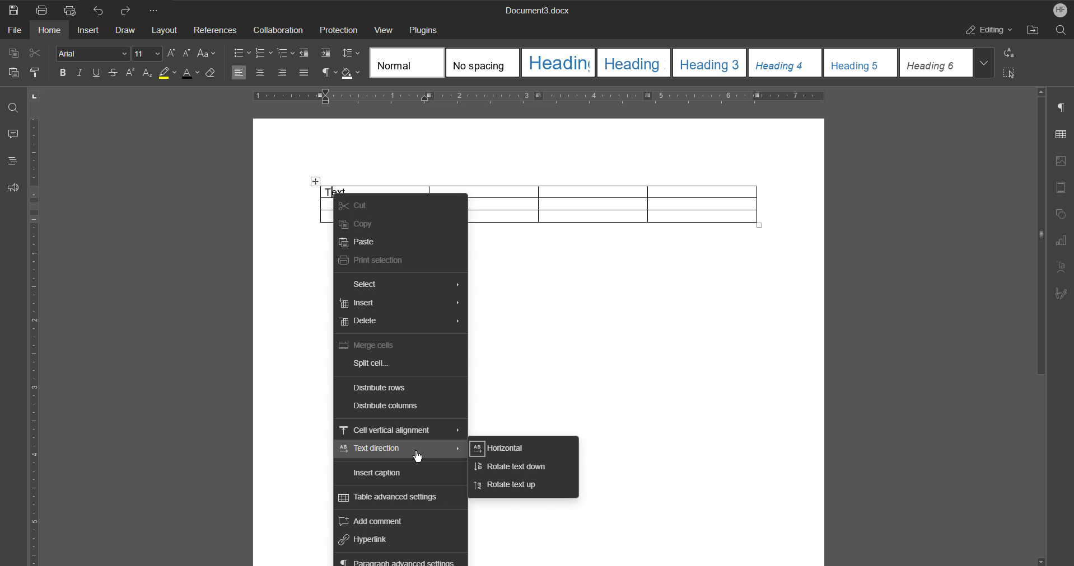 The image size is (1074, 566). I want to click on Cut, so click(35, 53).